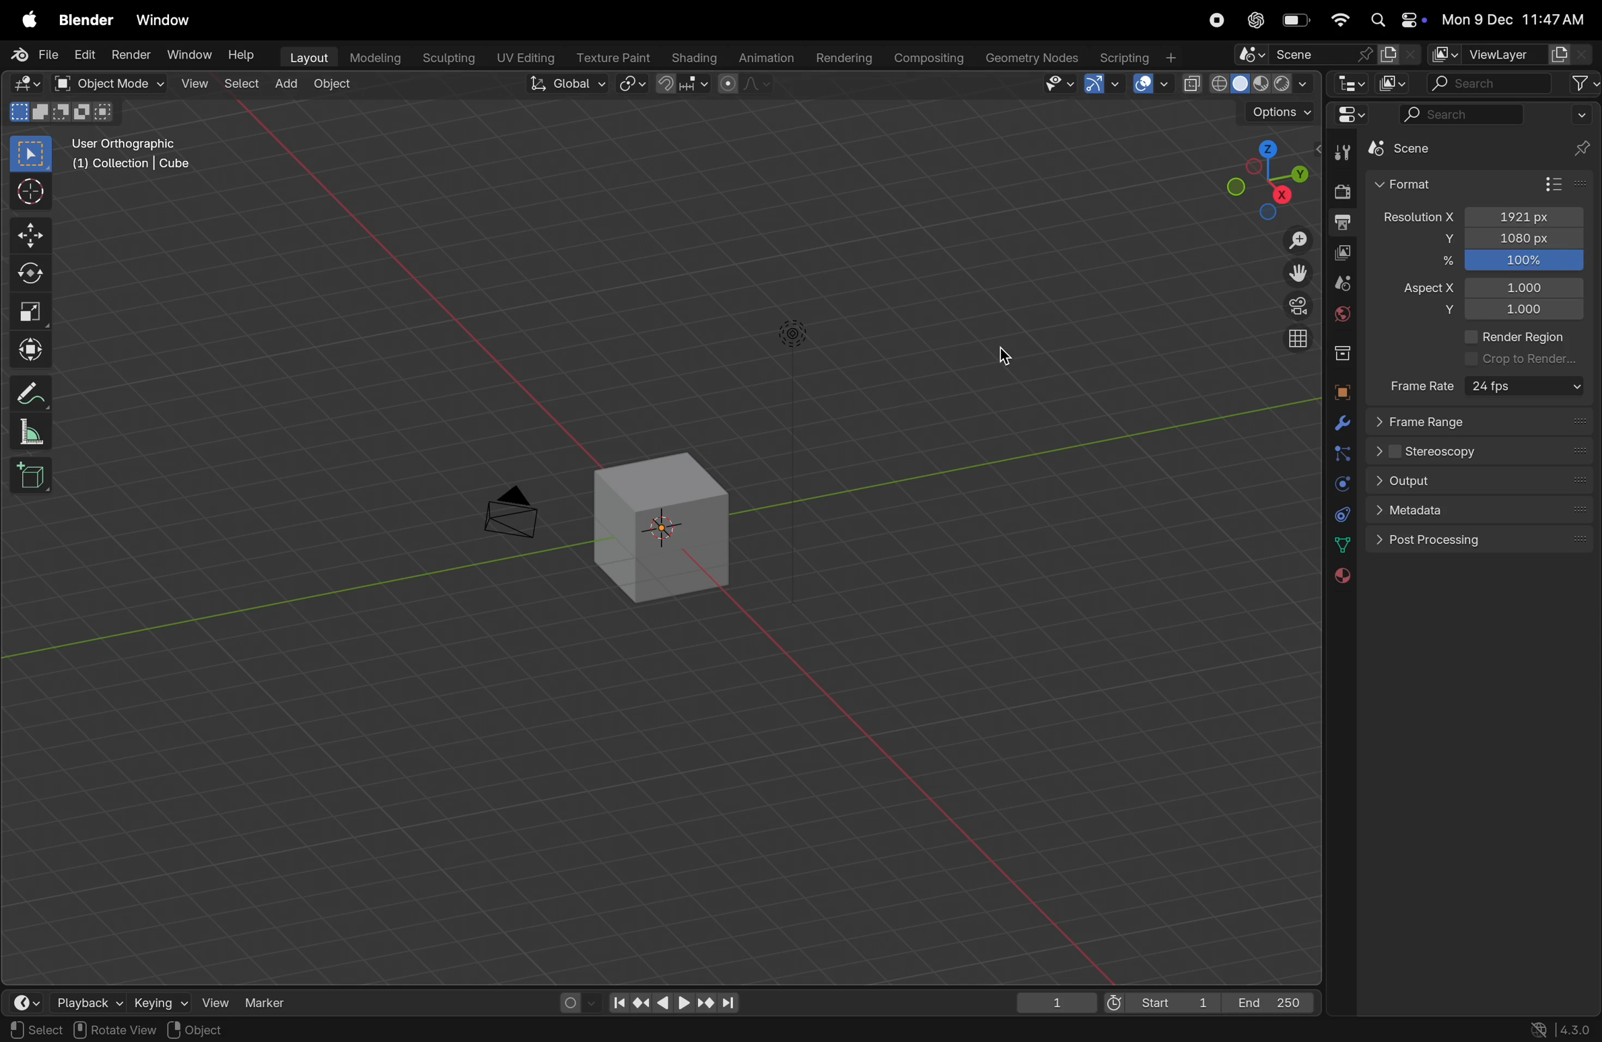 Image resolution: width=1602 pixels, height=1042 pixels. Describe the element at coordinates (1010, 357) in the screenshot. I see `cursor` at that location.